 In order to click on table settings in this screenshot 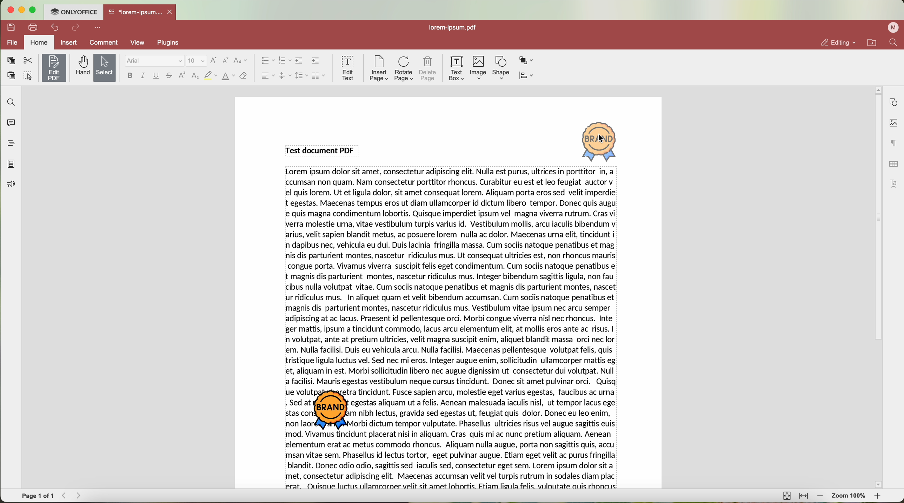, I will do `click(893, 164)`.